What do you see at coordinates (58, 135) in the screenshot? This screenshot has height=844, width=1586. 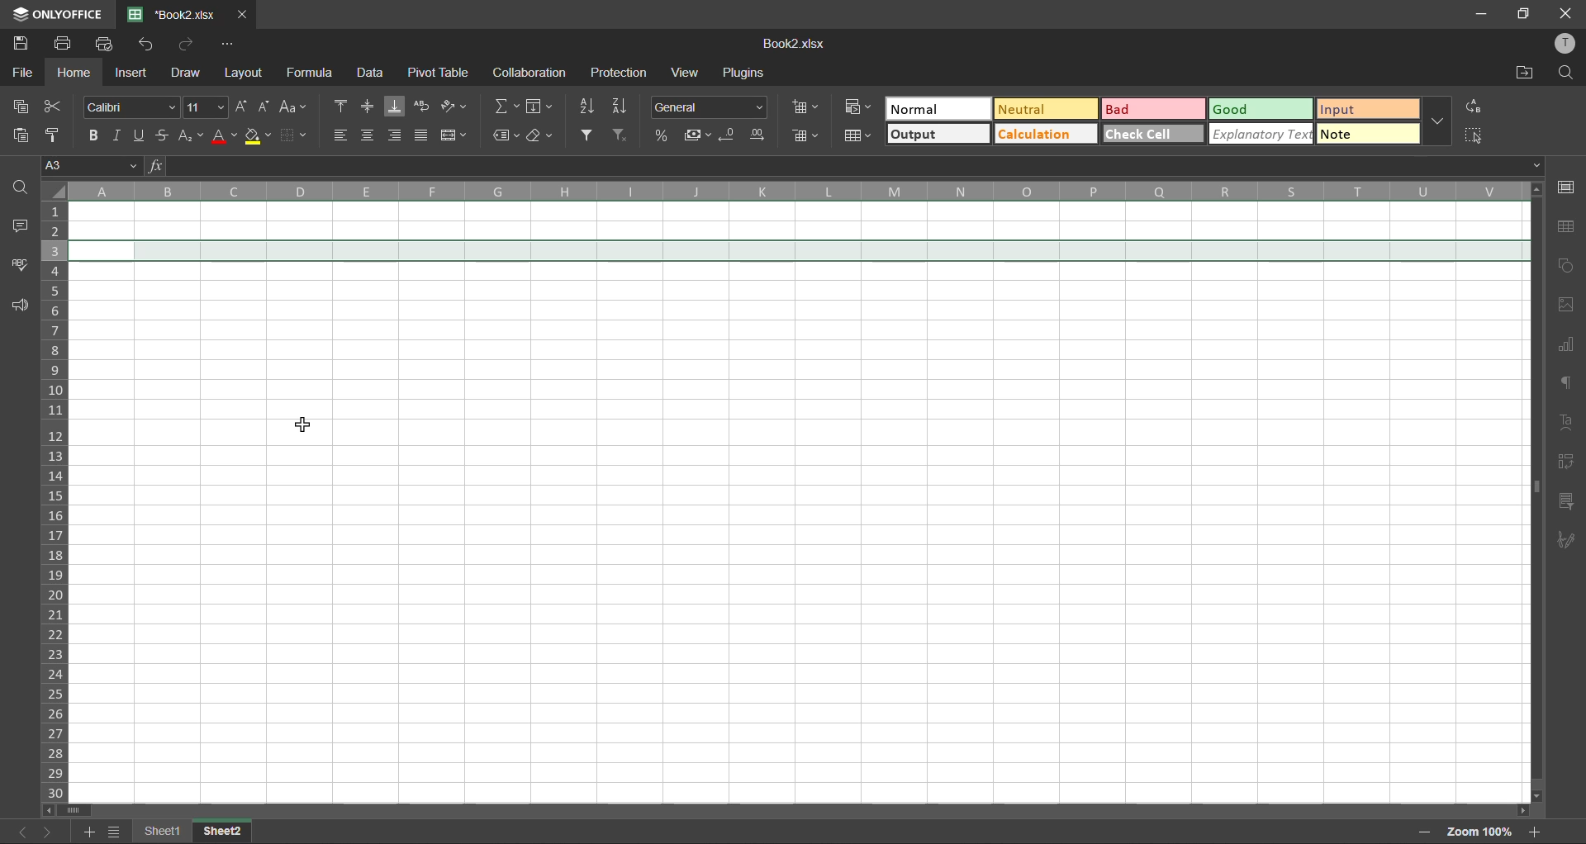 I see `copy style` at bounding box center [58, 135].